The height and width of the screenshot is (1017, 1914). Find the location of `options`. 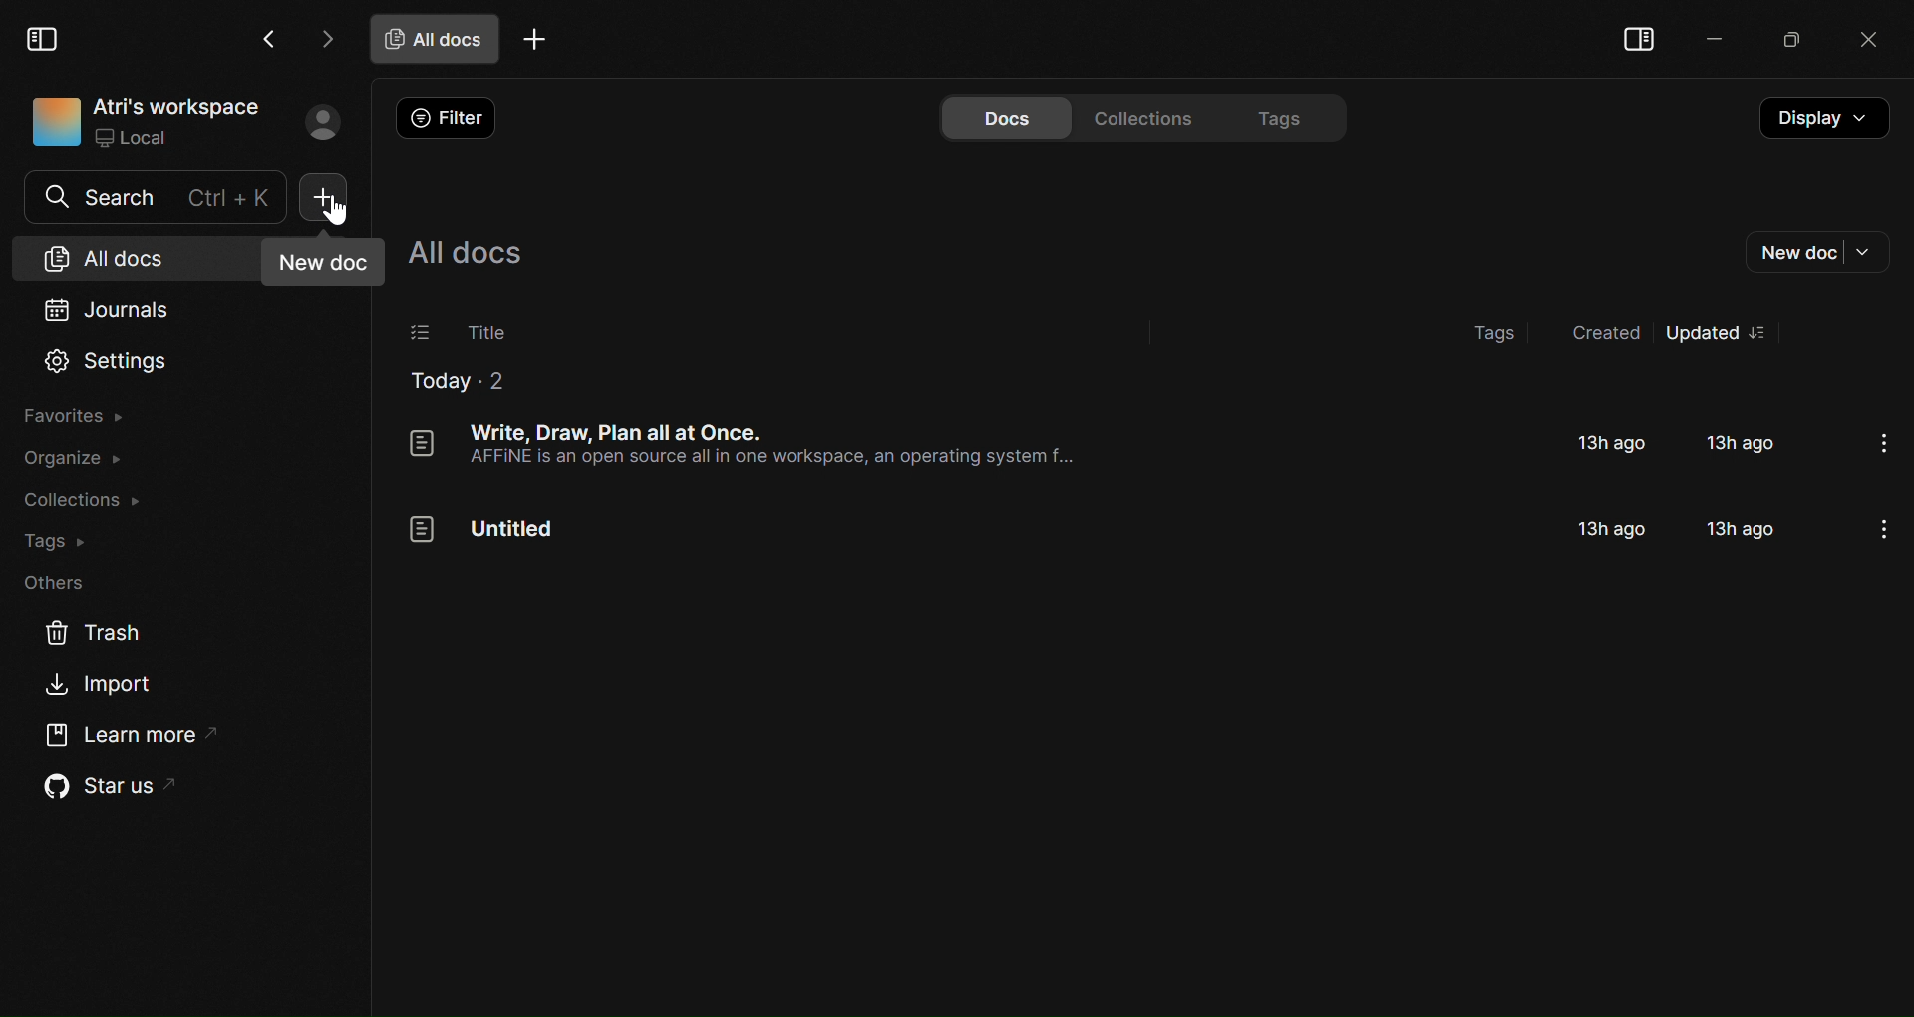

options is located at coordinates (1883, 529).